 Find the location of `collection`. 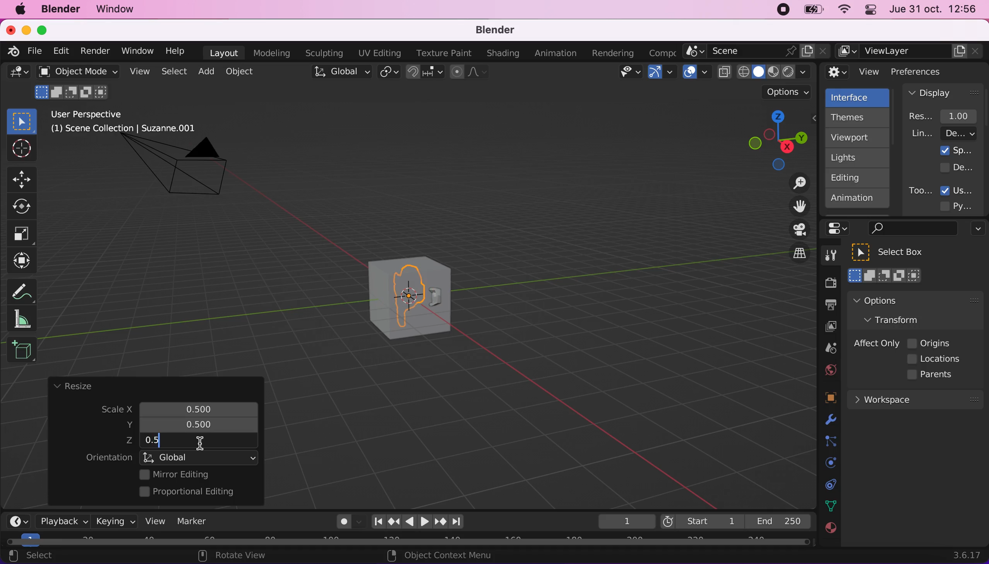

collection is located at coordinates (829, 485).